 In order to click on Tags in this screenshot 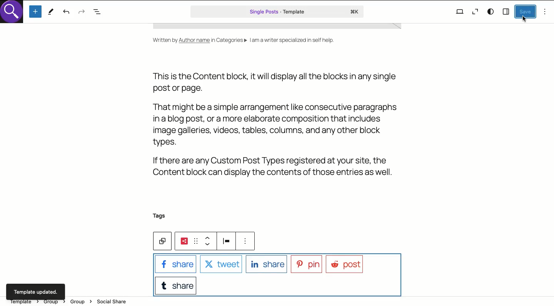, I will do `click(159, 216)`.